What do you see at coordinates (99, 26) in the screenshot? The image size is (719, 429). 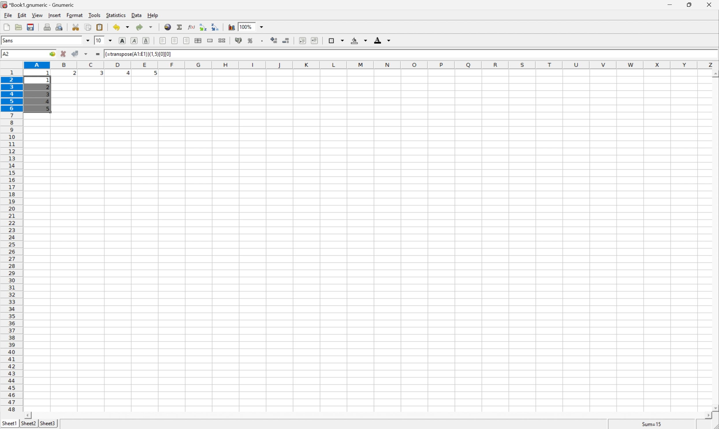 I see `paste` at bounding box center [99, 26].